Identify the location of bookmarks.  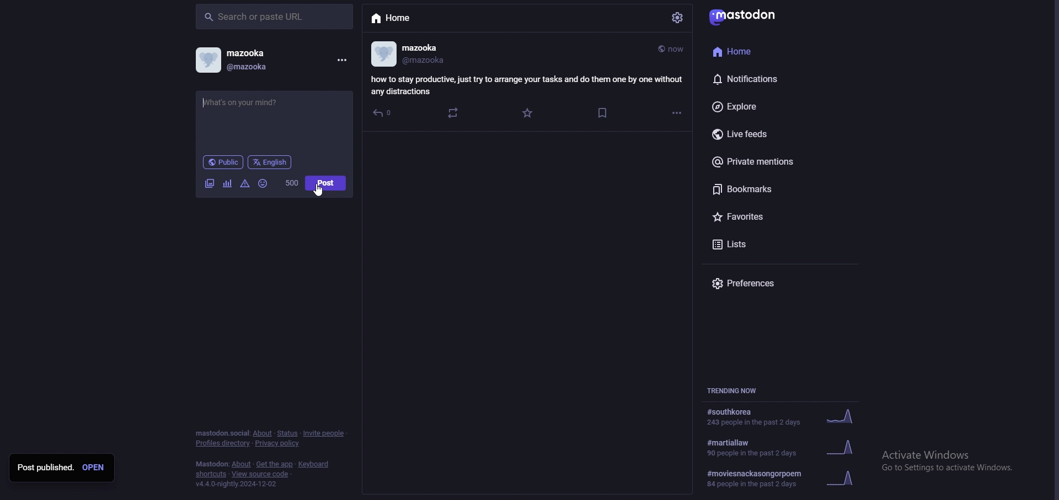
(771, 189).